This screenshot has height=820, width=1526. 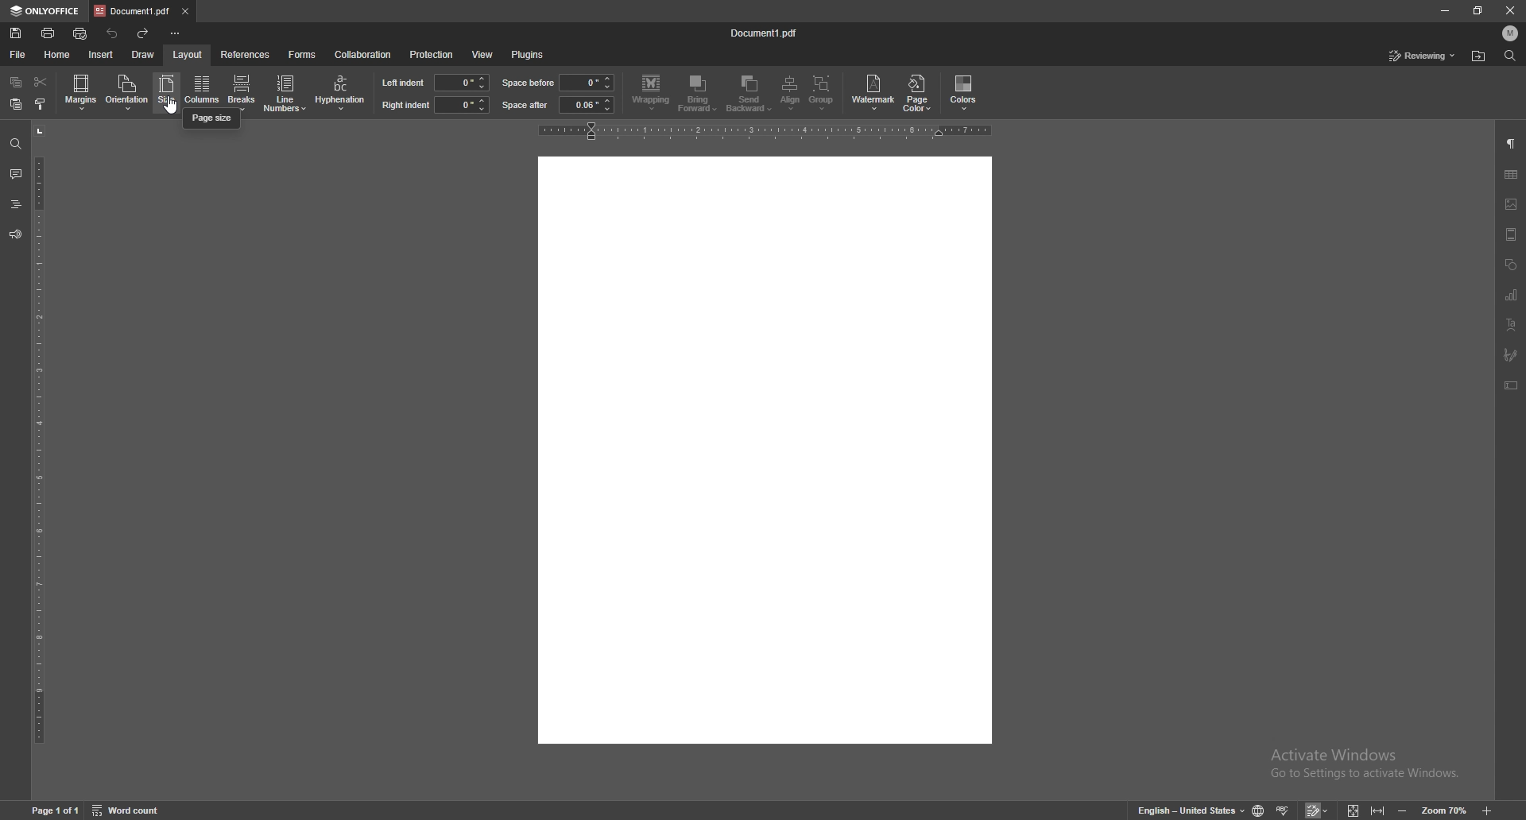 I want to click on size, so click(x=167, y=92).